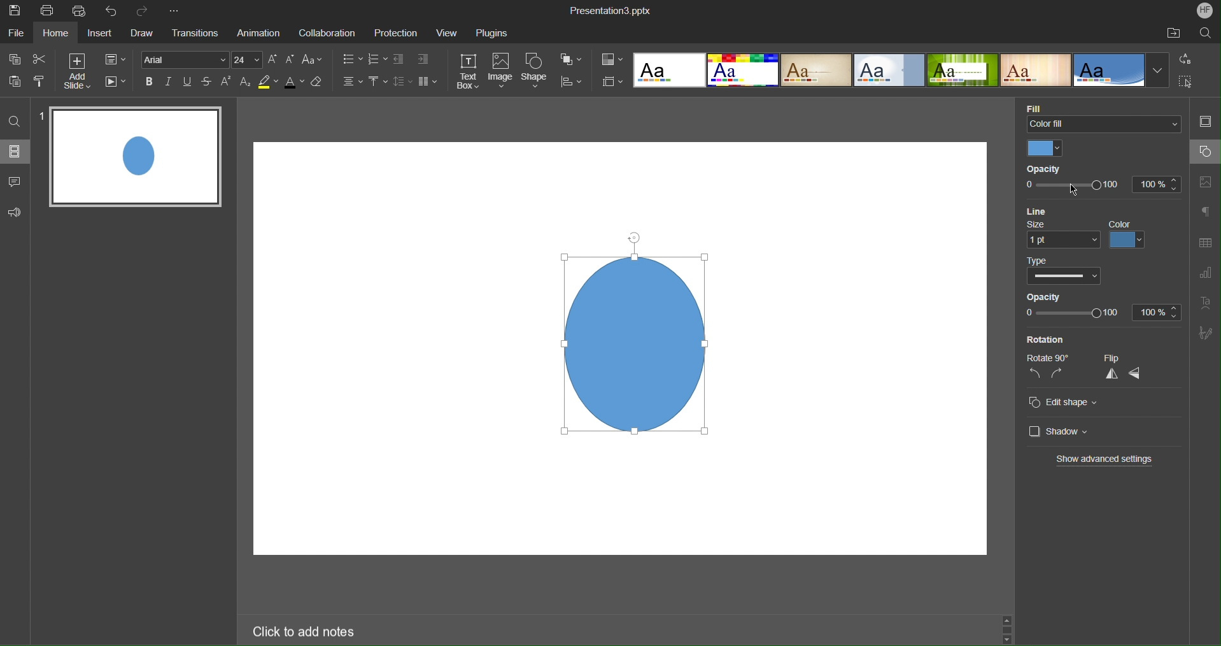 The height and width of the screenshot is (646, 1221). Describe the element at coordinates (1206, 213) in the screenshot. I see `Non-Printing Characters` at that location.